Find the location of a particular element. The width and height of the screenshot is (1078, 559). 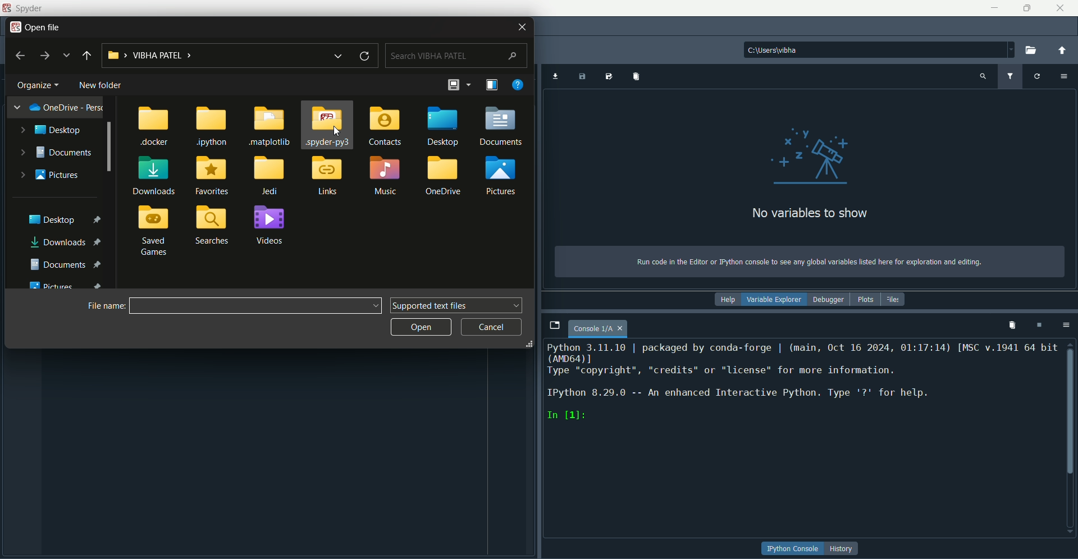

cancel is located at coordinates (492, 327).